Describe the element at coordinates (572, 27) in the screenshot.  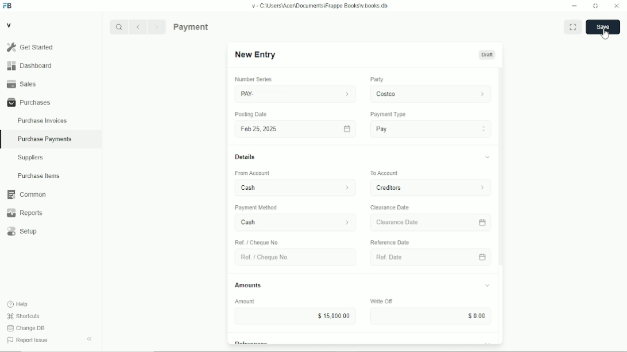
I see `Toggle between form and full width` at that location.